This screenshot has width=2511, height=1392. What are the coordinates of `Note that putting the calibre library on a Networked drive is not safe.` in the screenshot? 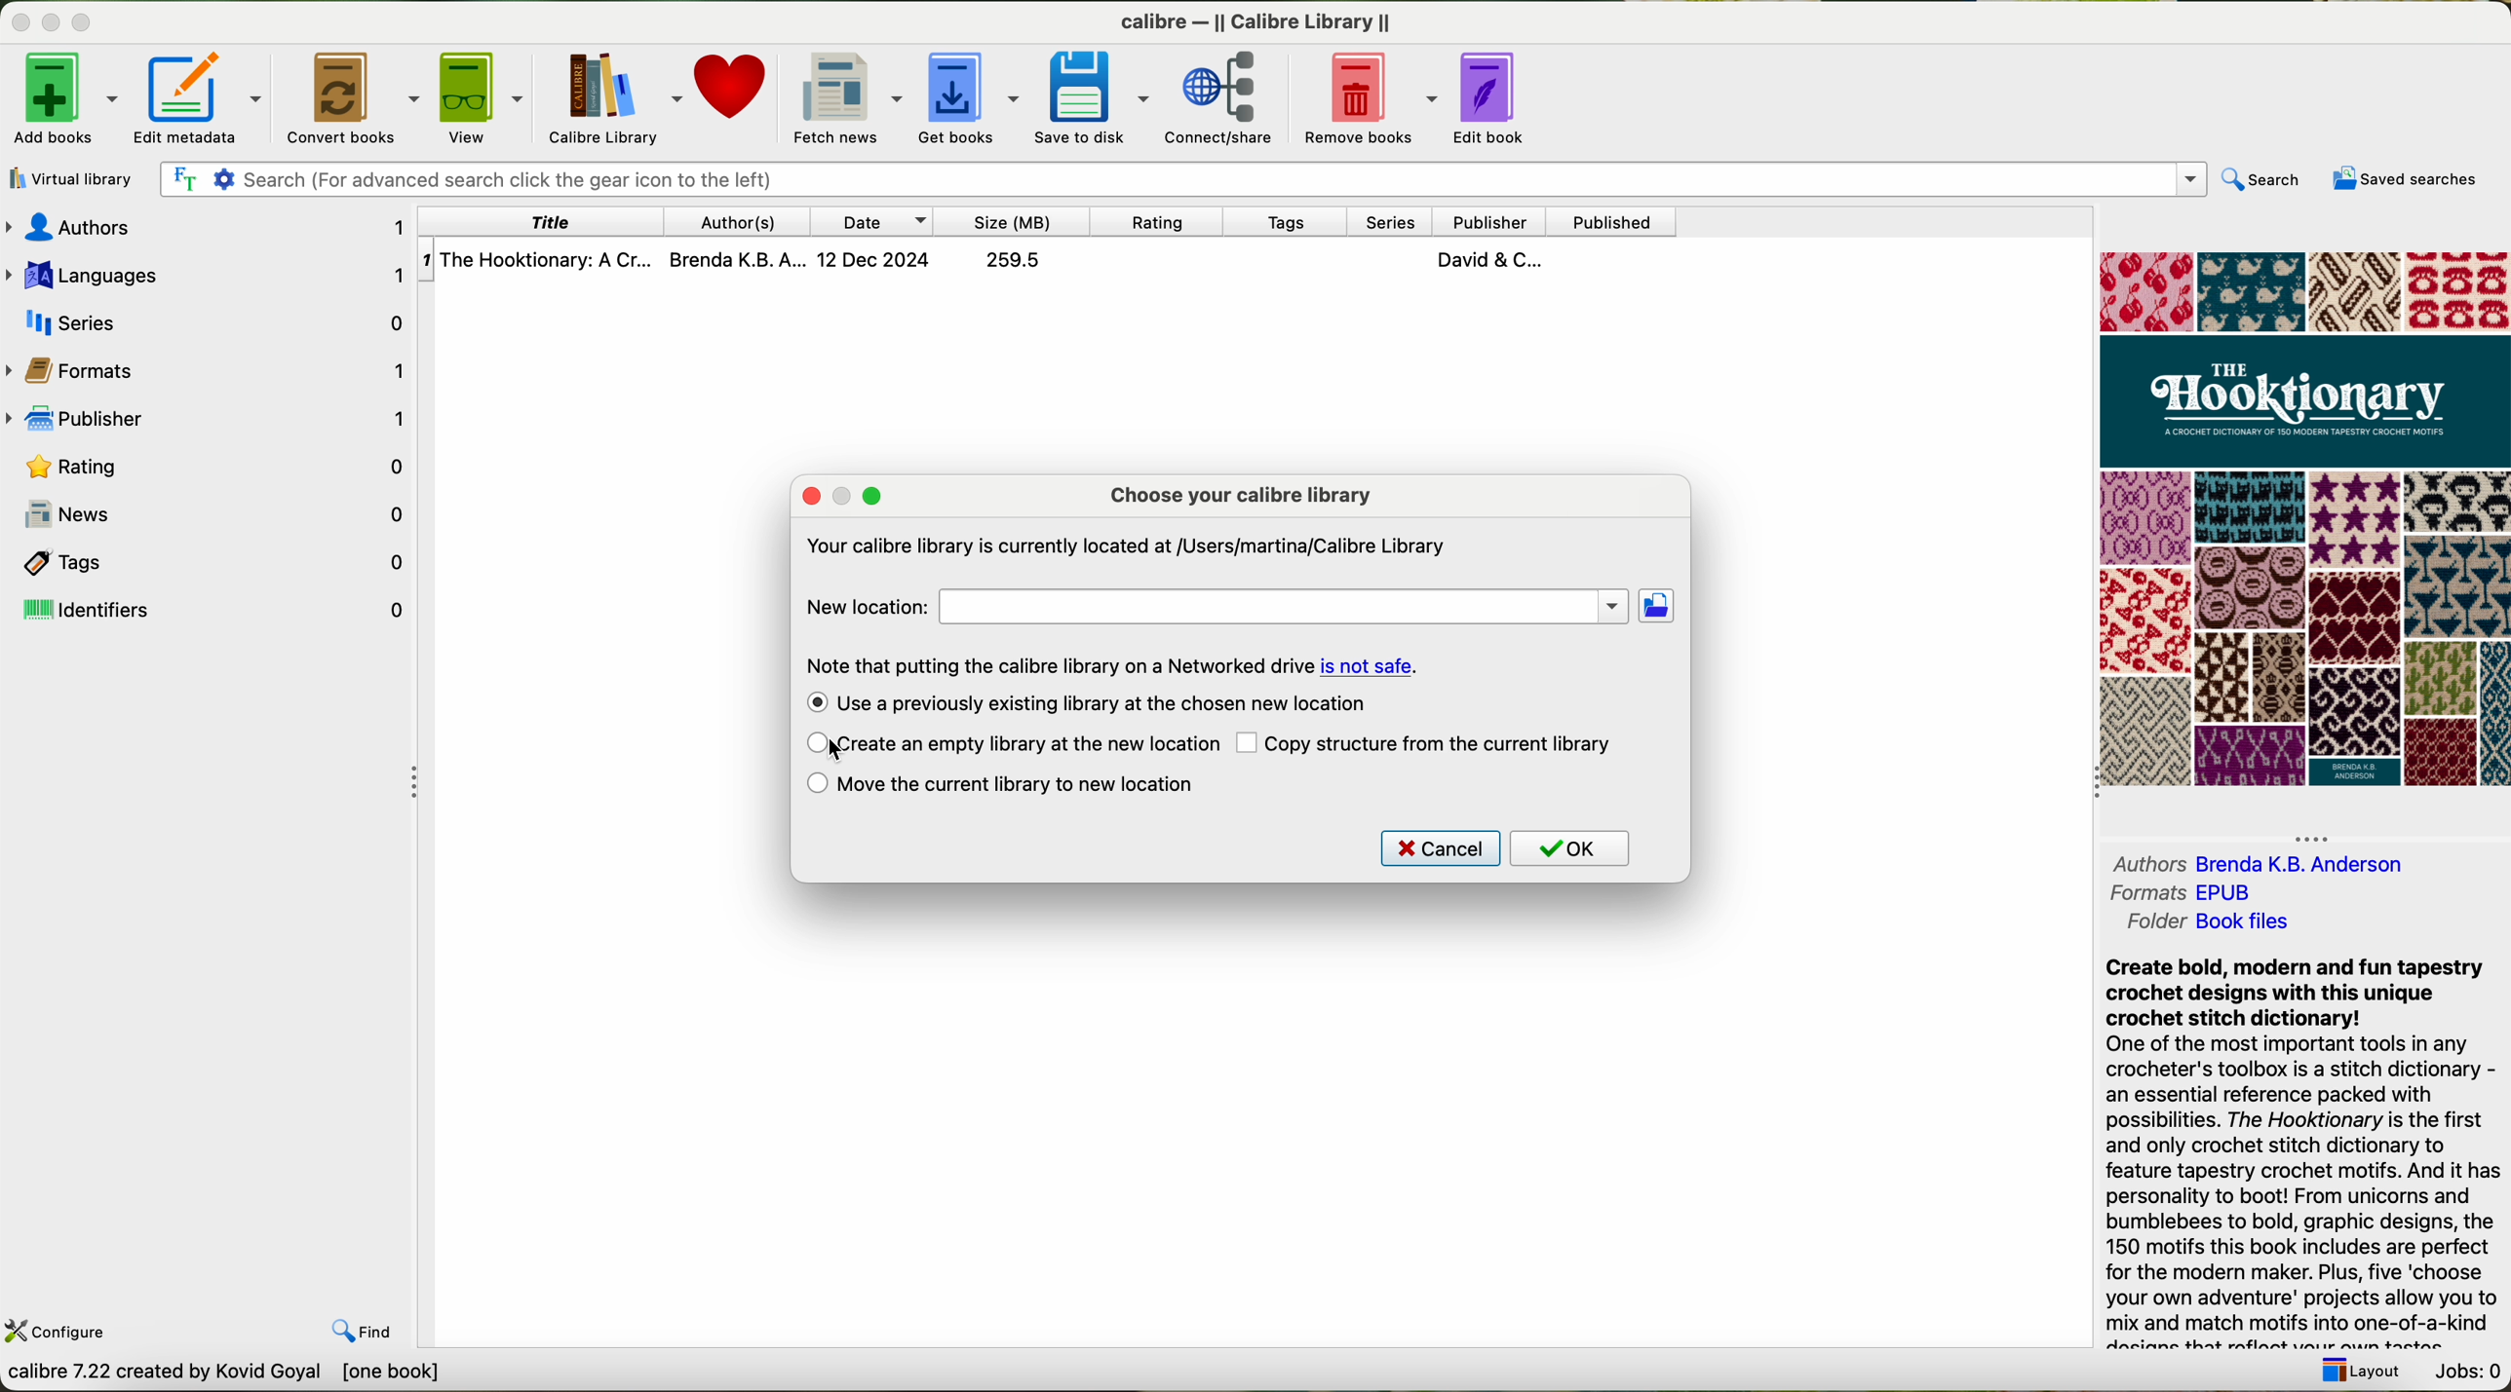 It's located at (1110, 663).